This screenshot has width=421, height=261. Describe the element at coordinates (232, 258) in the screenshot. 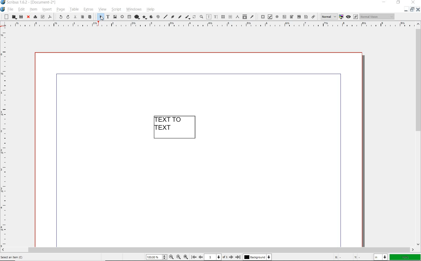

I see `move to next` at that location.